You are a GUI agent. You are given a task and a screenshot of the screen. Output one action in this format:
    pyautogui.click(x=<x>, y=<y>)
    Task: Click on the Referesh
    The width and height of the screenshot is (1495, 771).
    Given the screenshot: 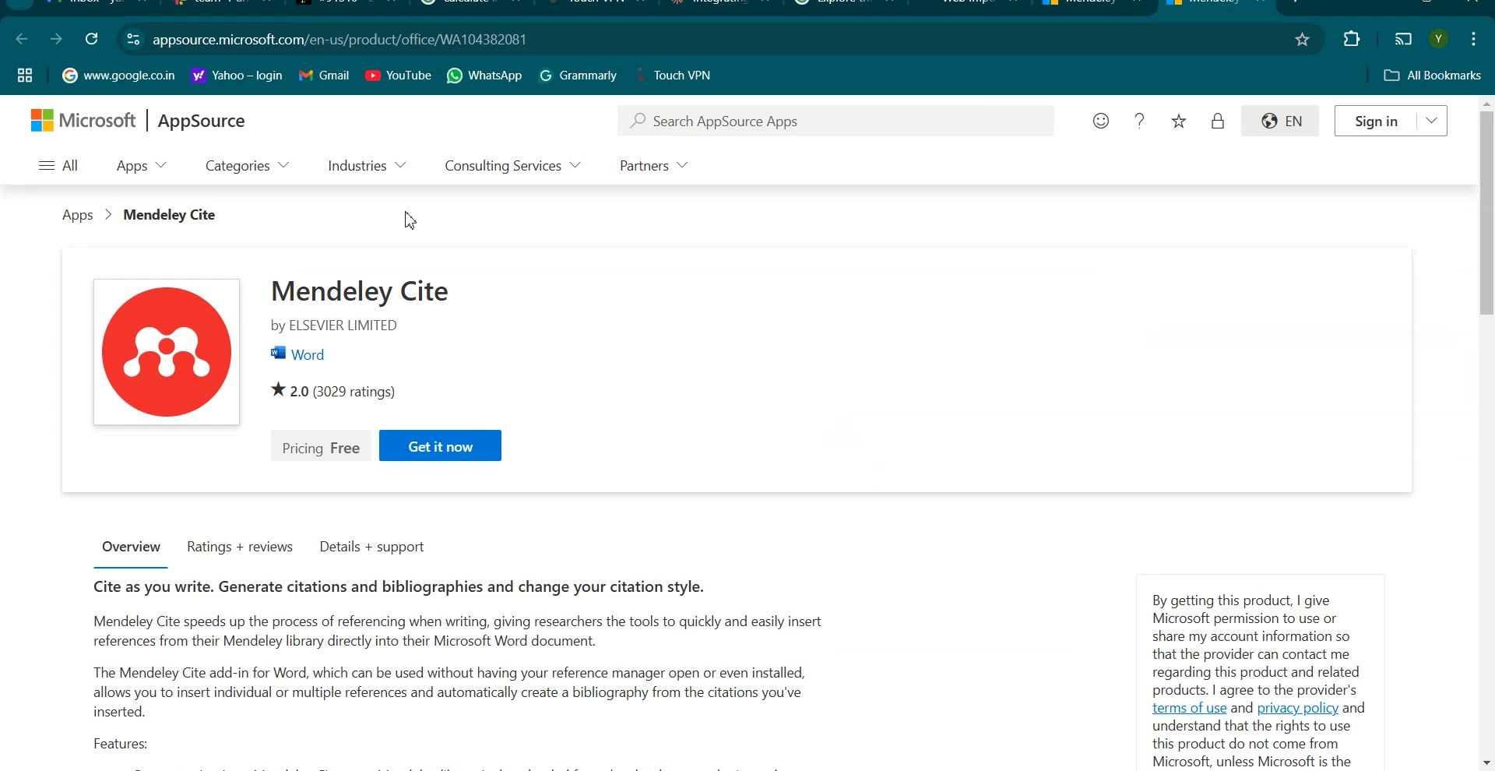 What is the action you would take?
    pyautogui.click(x=90, y=40)
    